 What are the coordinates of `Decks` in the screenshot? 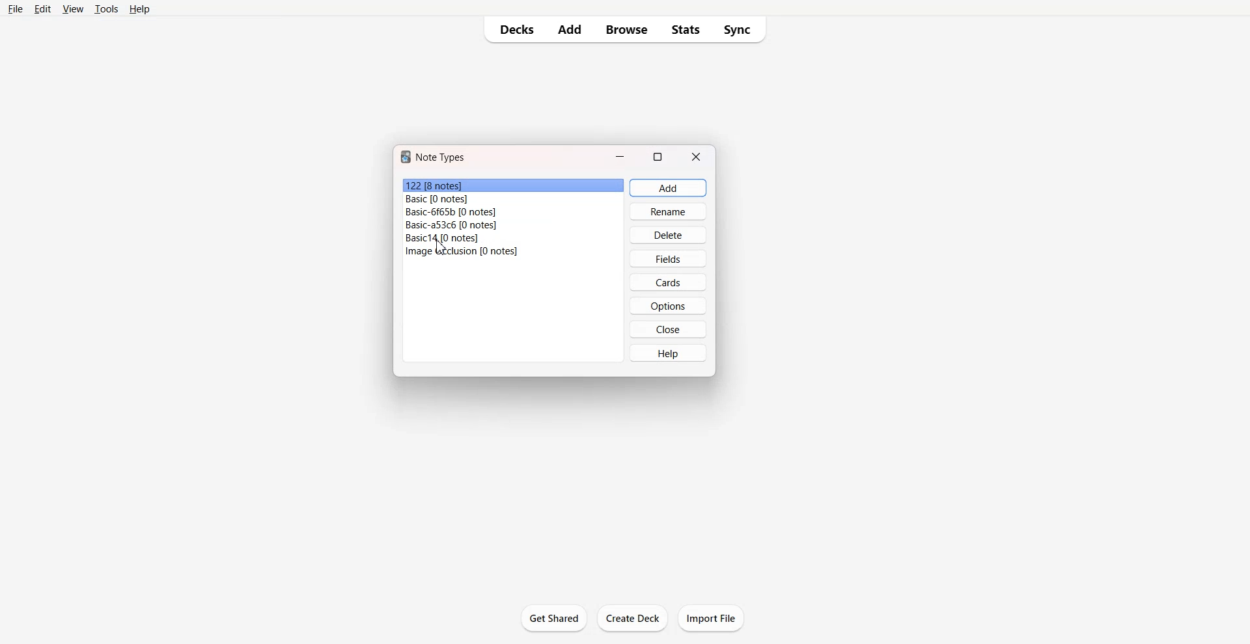 It's located at (513, 29).